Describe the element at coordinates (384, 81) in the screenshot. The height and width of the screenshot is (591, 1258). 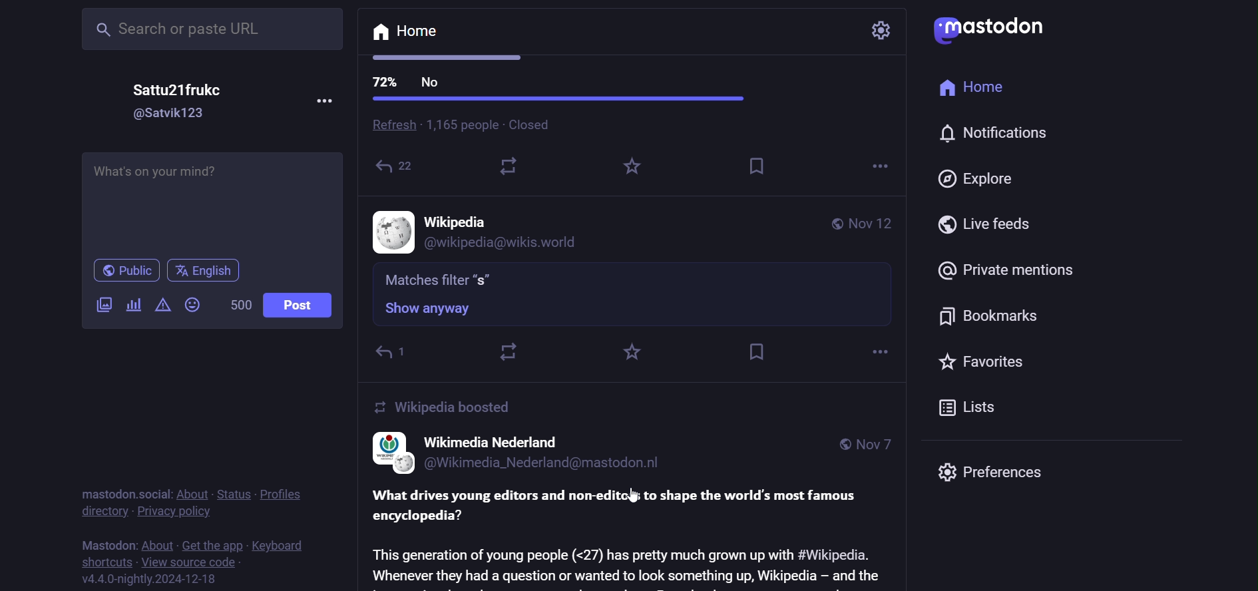
I see `72%` at that location.